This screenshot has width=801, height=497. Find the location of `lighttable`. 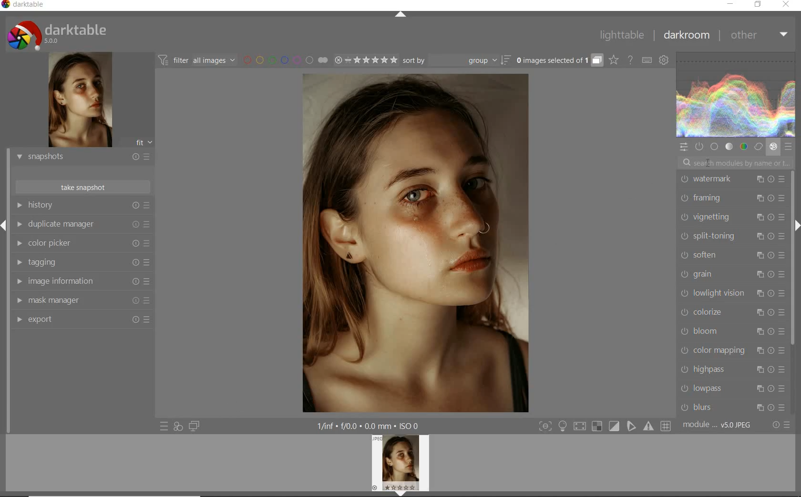

lighttable is located at coordinates (622, 35).